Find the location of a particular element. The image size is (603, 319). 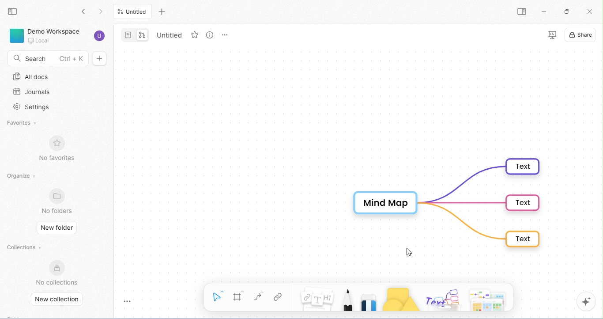

presentation is located at coordinates (550, 35).